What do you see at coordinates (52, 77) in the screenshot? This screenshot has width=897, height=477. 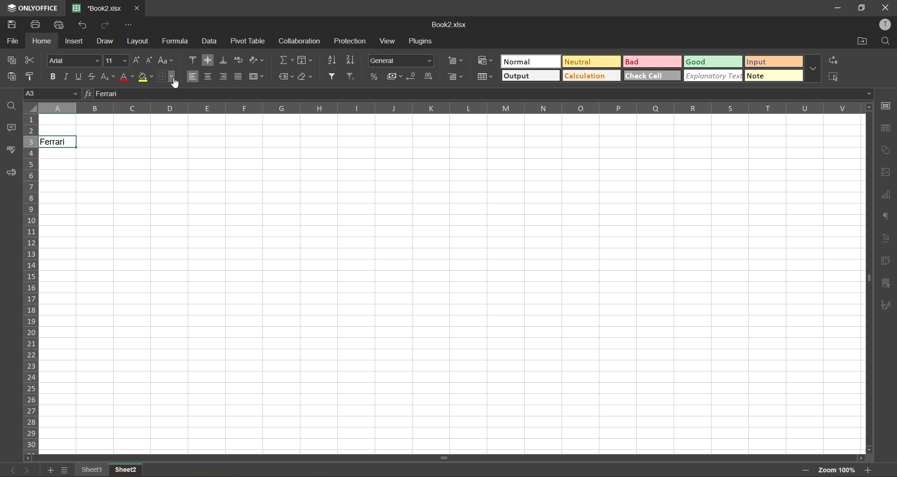 I see `bold` at bounding box center [52, 77].